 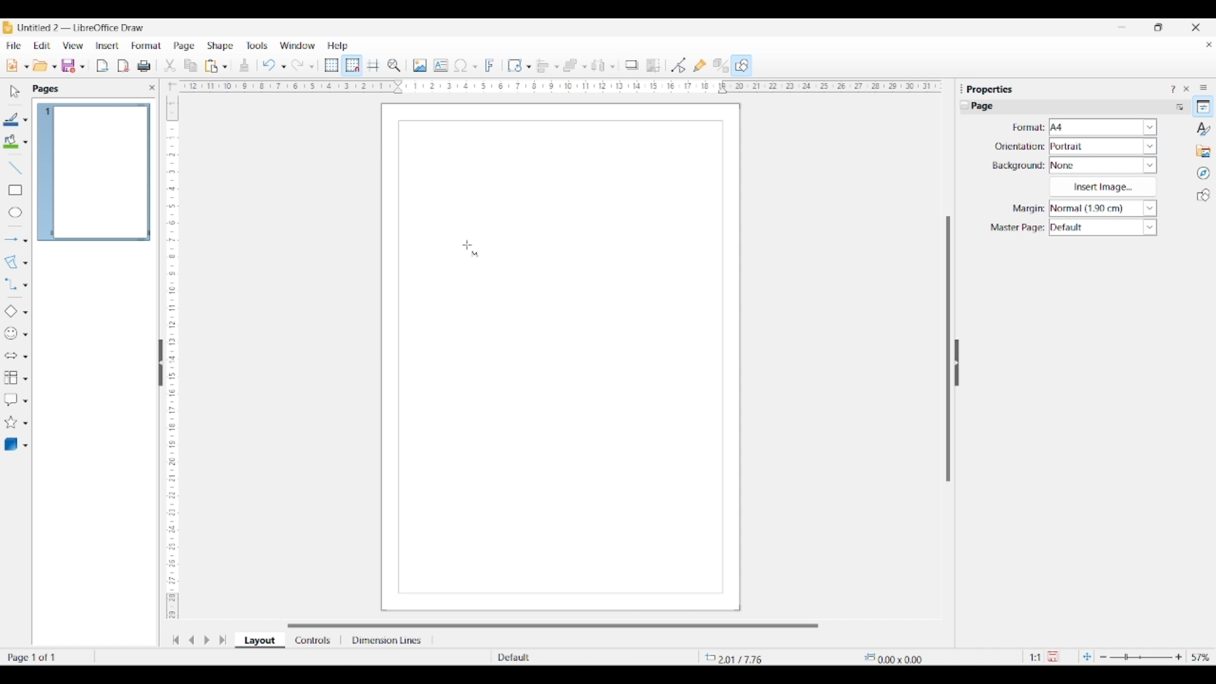 I want to click on Scaling factor of the document, so click(x=1035, y=657).